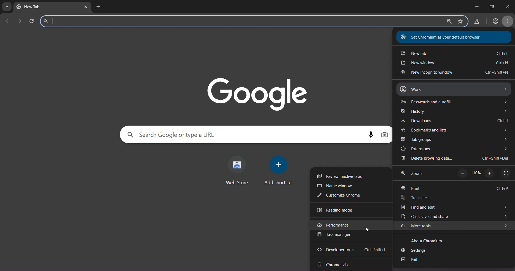 Image resolution: width=515 pixels, height=271 pixels. I want to click on new incognirto window Ctrl+Shift+N, so click(453, 73).